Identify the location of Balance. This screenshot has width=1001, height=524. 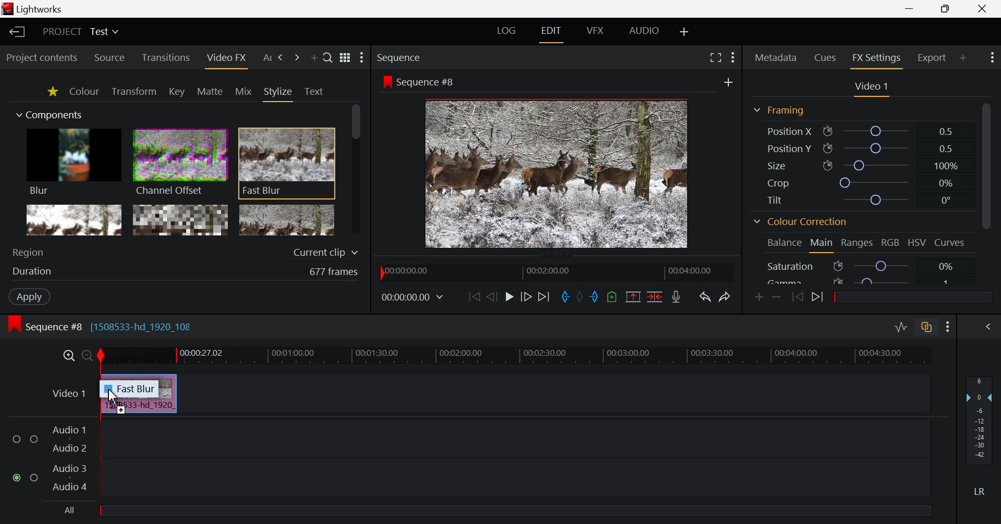
(784, 244).